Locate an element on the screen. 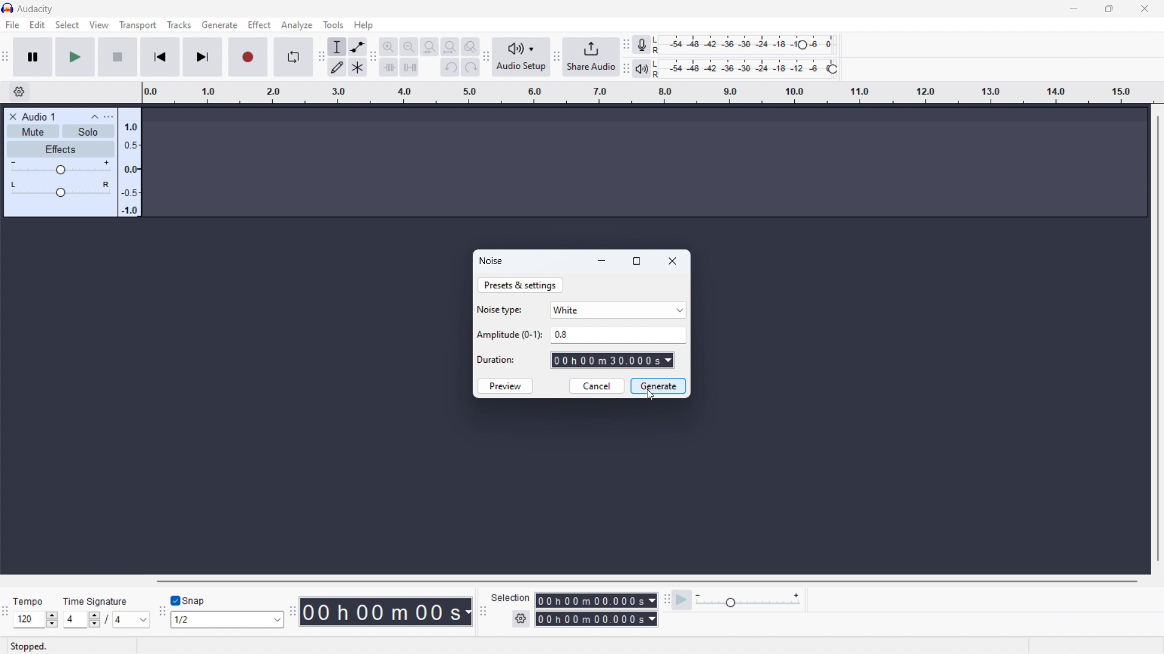 Image resolution: width=1164 pixels, height=654 pixels. horizontal scrollbar is located at coordinates (644, 581).